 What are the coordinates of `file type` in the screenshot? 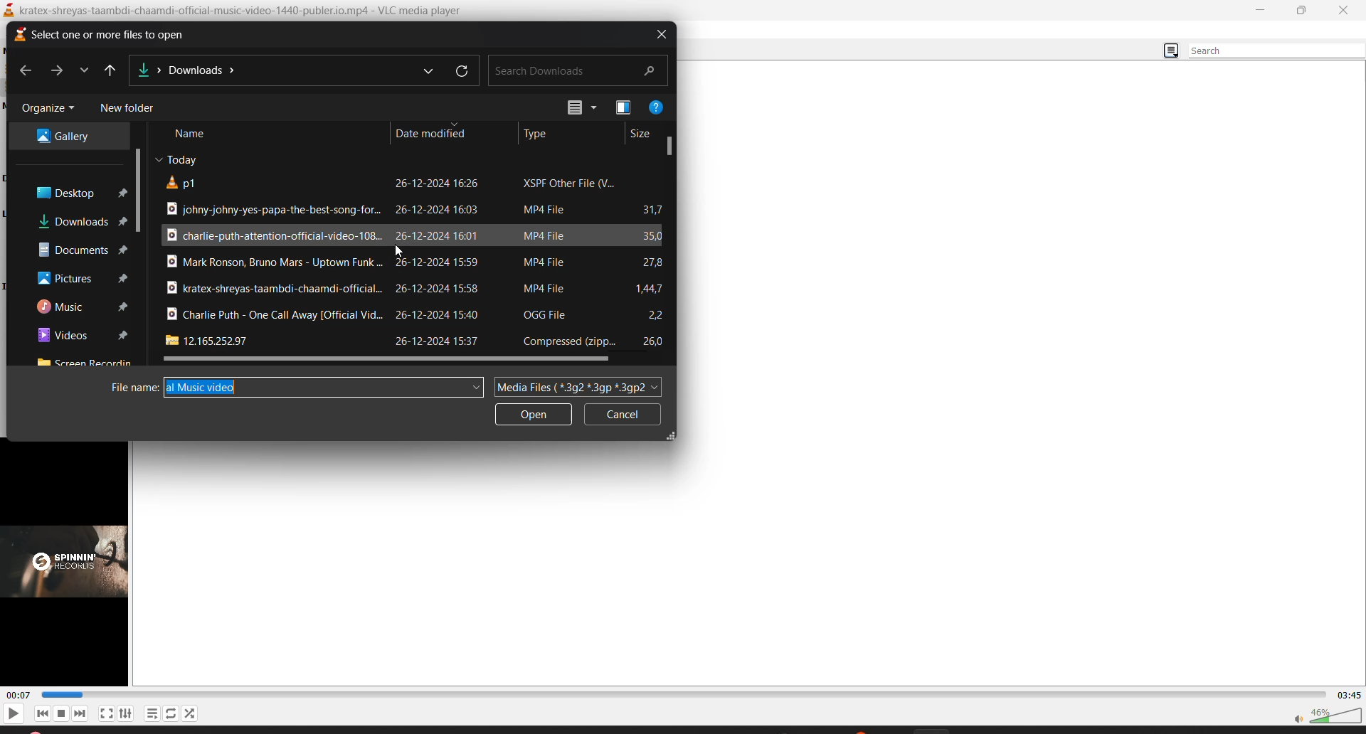 It's located at (547, 314).